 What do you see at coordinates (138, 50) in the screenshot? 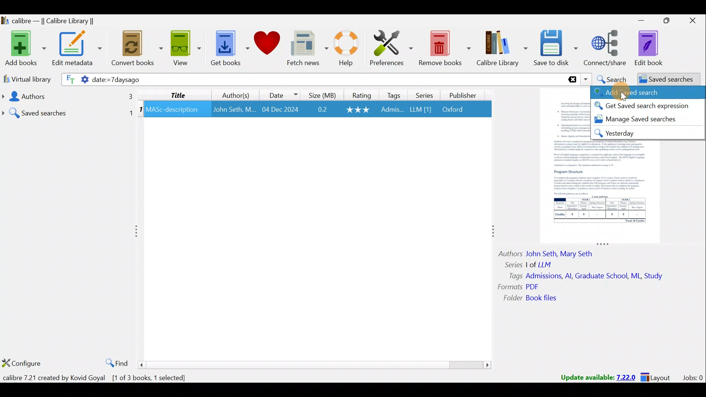
I see `Convert books` at bounding box center [138, 50].